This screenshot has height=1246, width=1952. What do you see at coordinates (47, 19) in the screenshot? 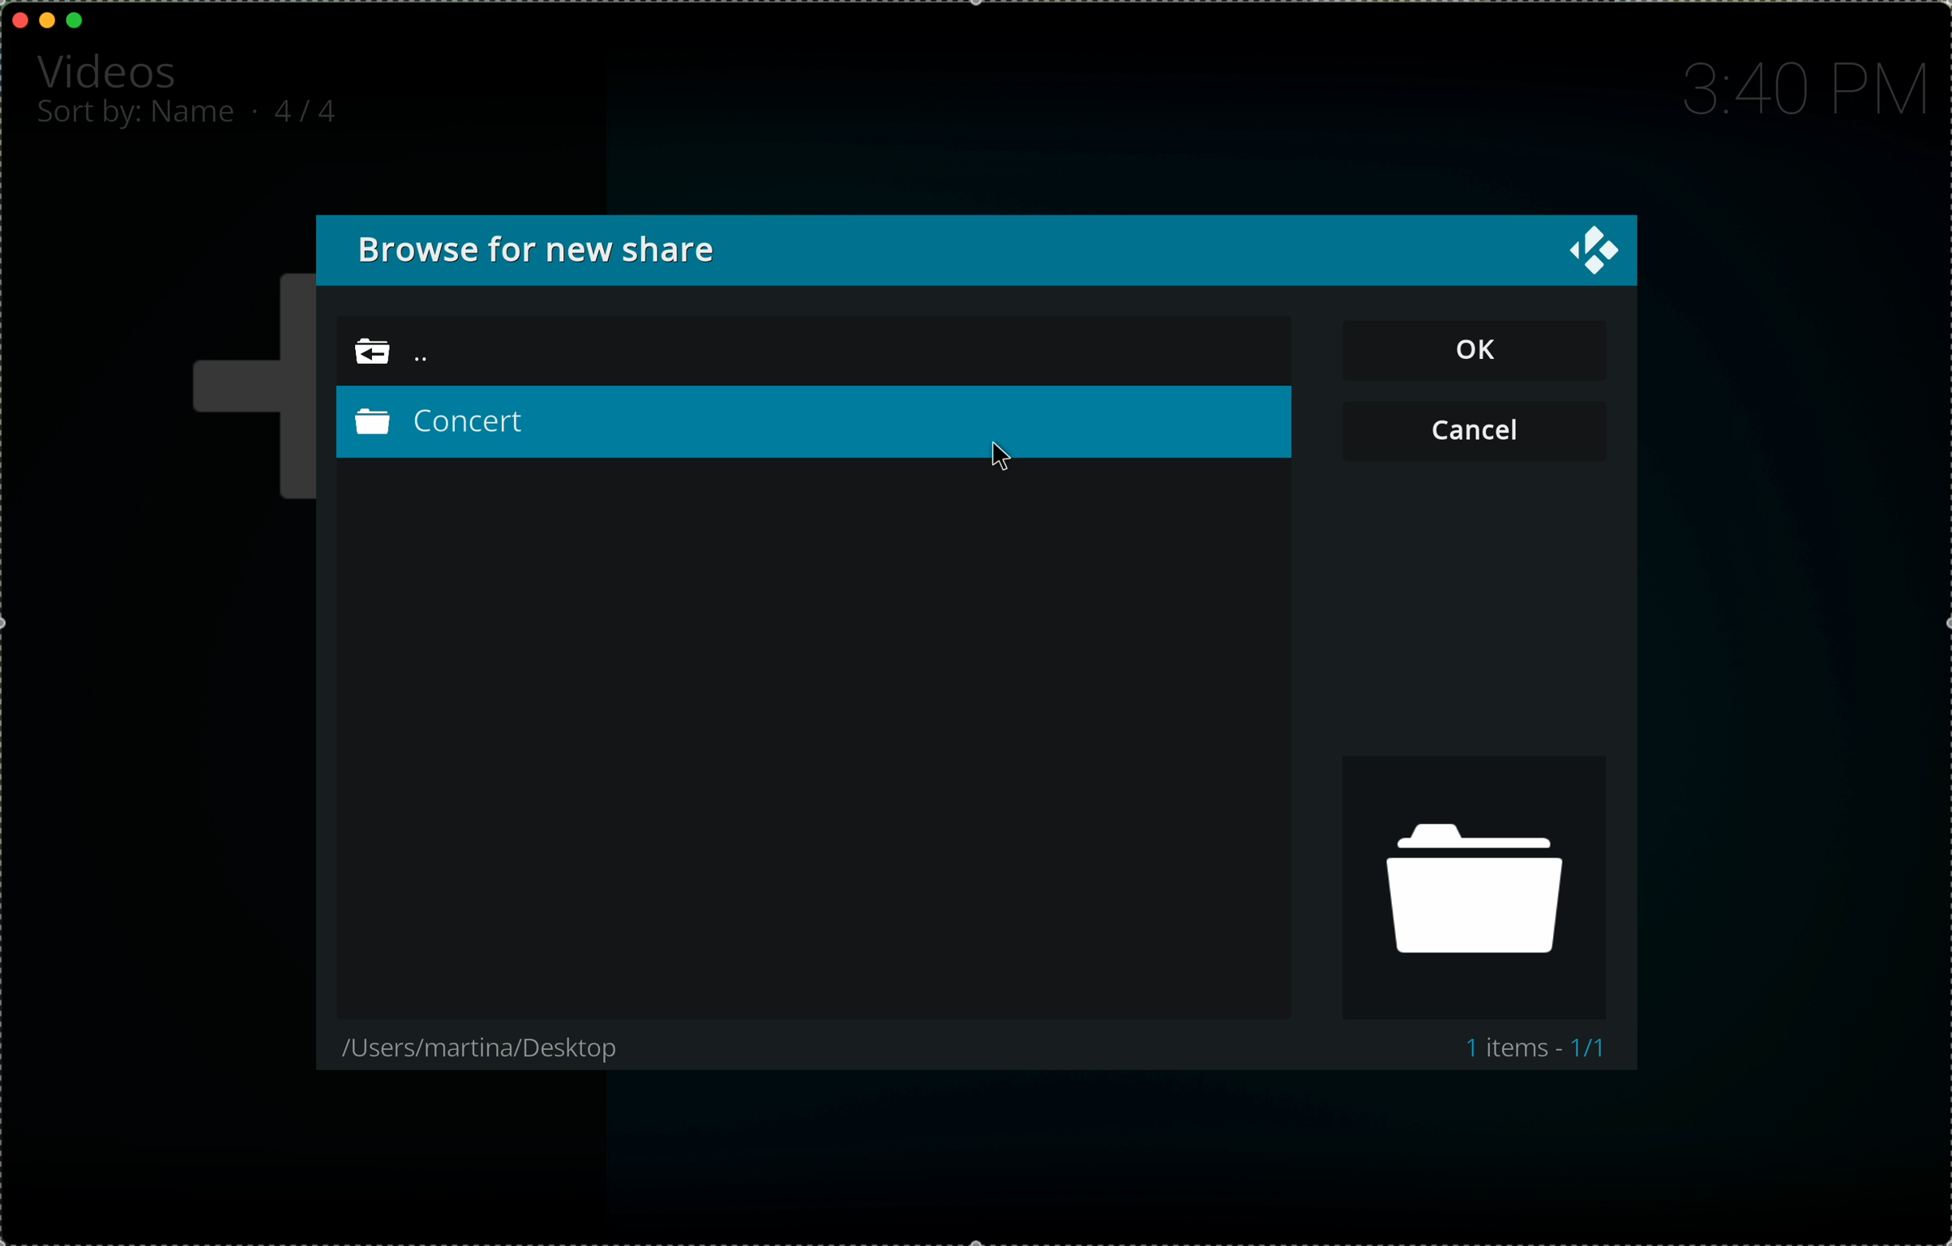
I see `minimise` at bounding box center [47, 19].